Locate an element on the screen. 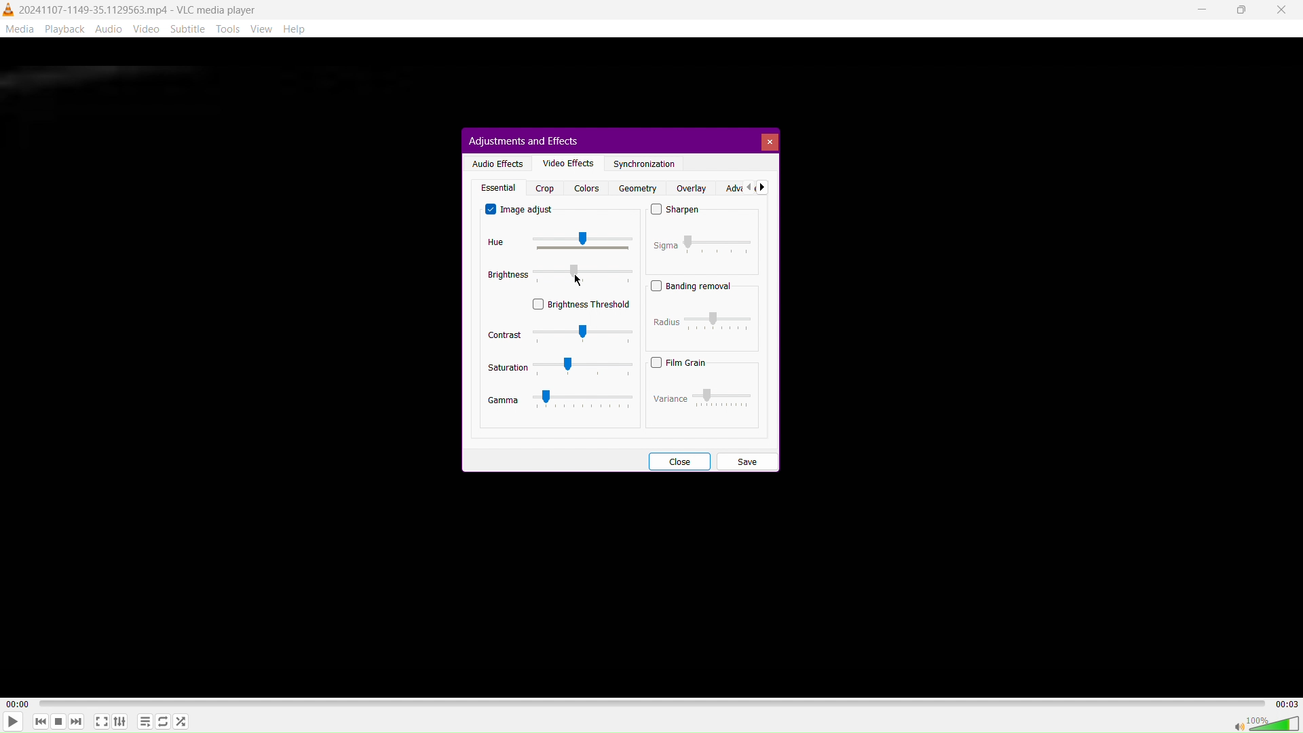  2024107-1149-35.1129563.mp4 - VLC media player is located at coordinates (130, 8).